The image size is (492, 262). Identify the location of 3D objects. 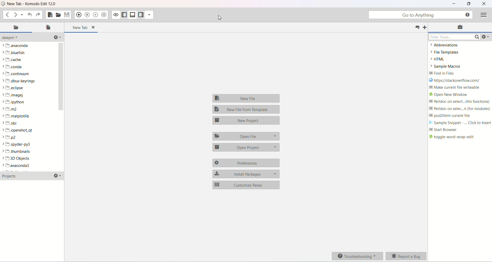
(17, 158).